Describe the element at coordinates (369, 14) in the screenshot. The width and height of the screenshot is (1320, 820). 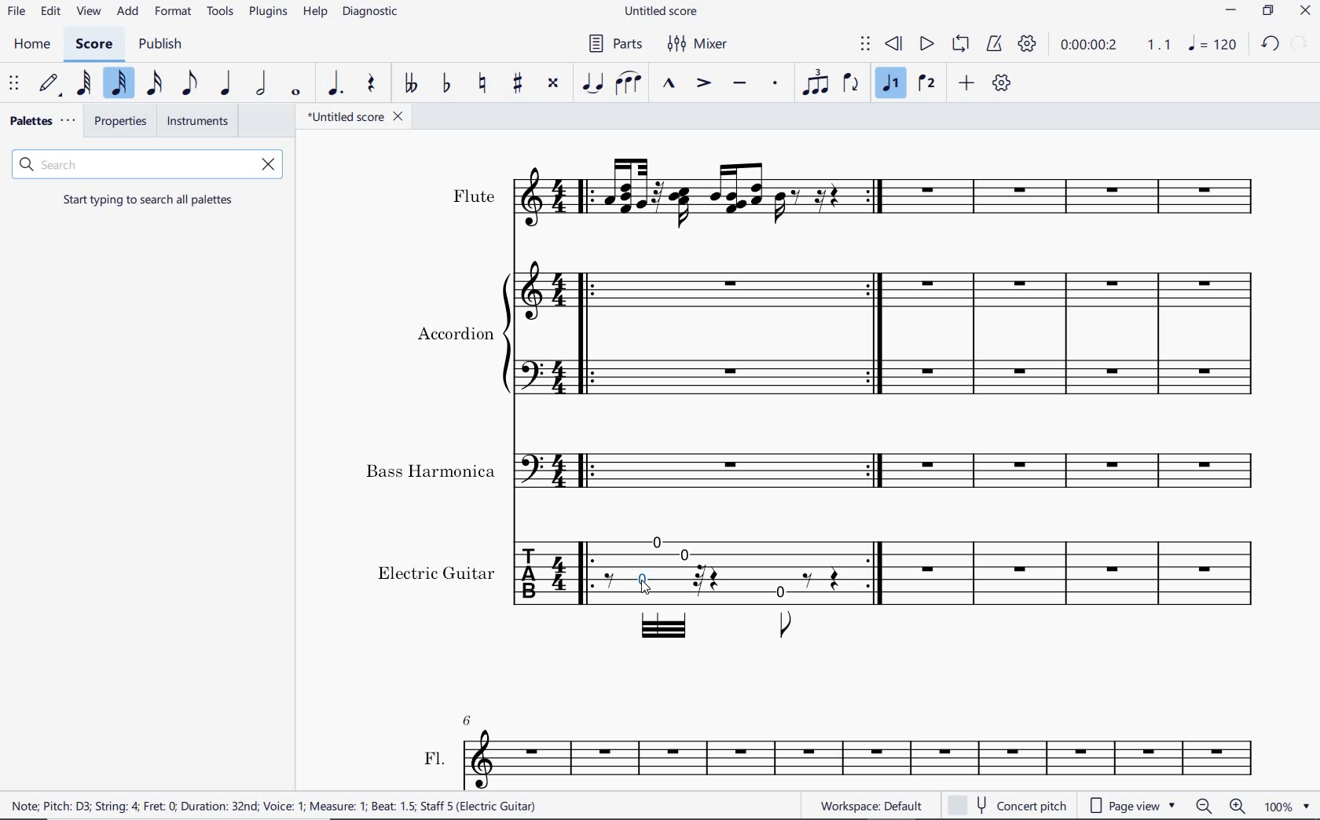
I see `diagnostic` at that location.